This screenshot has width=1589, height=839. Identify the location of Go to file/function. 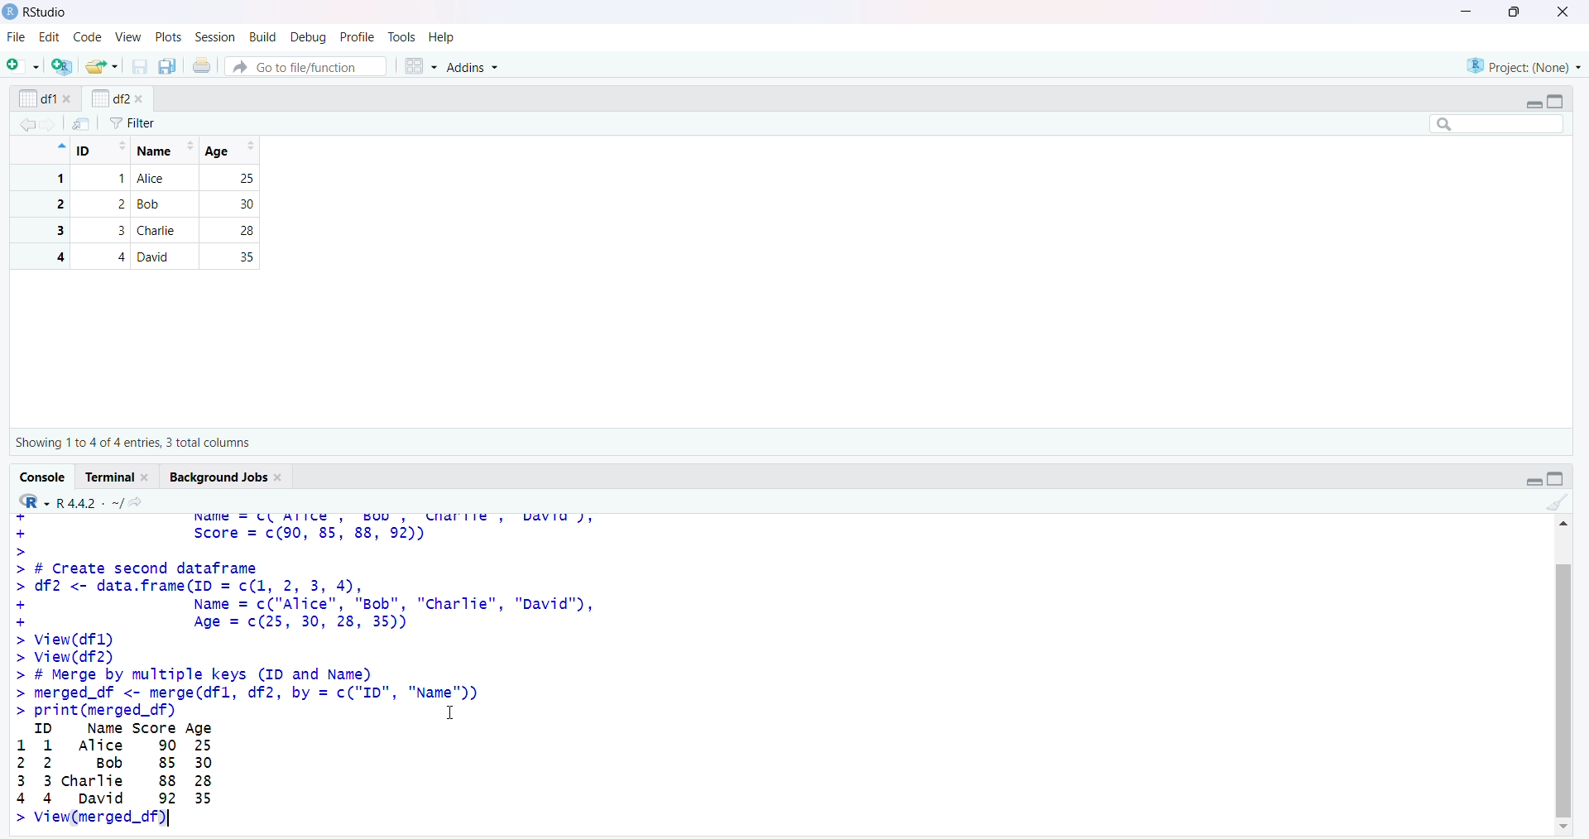
(306, 66).